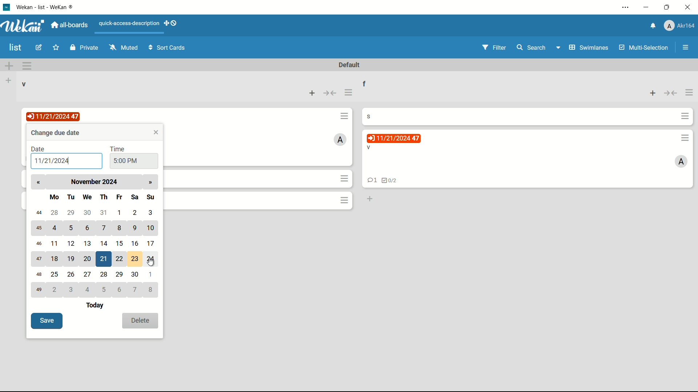  Describe the element at coordinates (38, 290) in the screenshot. I see `49` at that location.